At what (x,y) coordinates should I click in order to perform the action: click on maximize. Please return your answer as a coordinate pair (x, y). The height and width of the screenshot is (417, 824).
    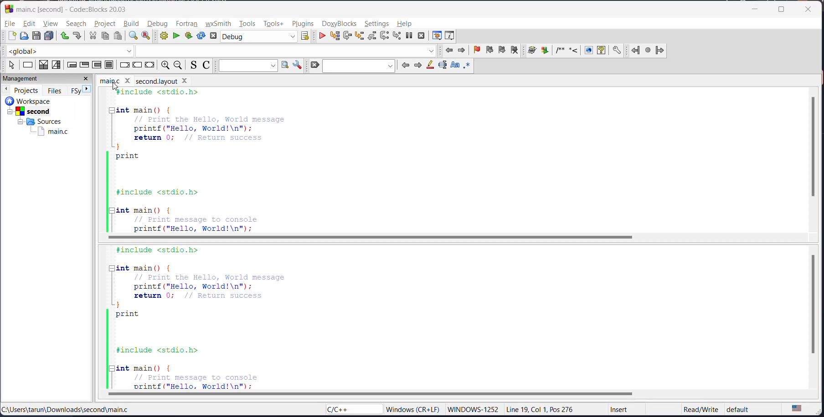
    Looking at the image, I should click on (784, 10).